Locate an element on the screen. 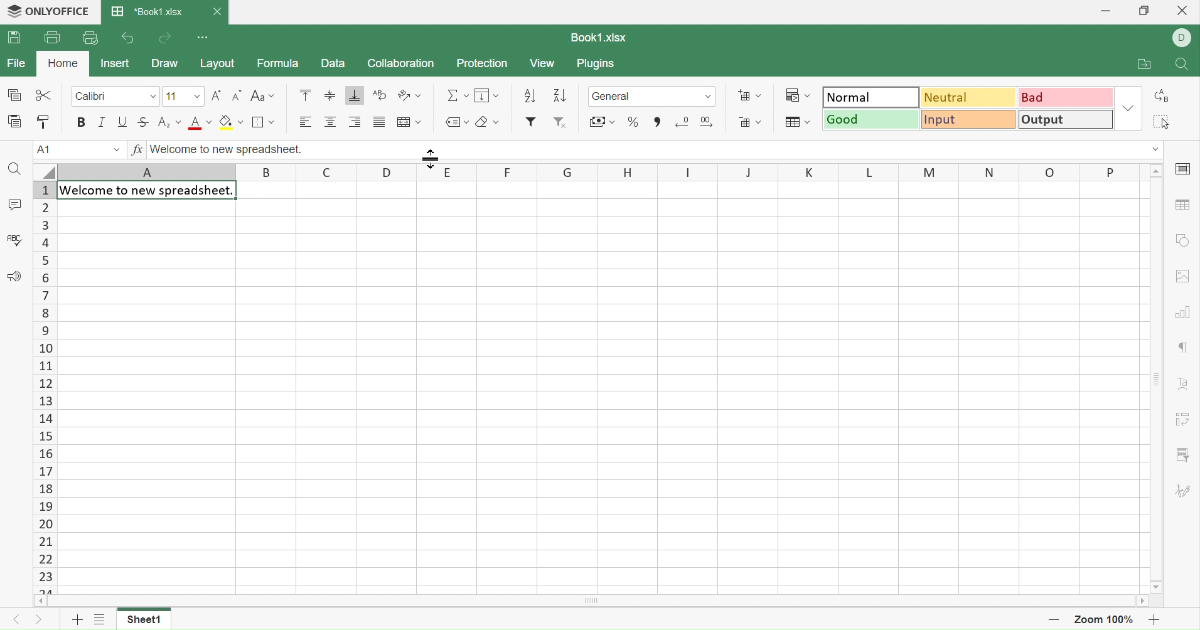  Conditional formatting is located at coordinates (796, 95).